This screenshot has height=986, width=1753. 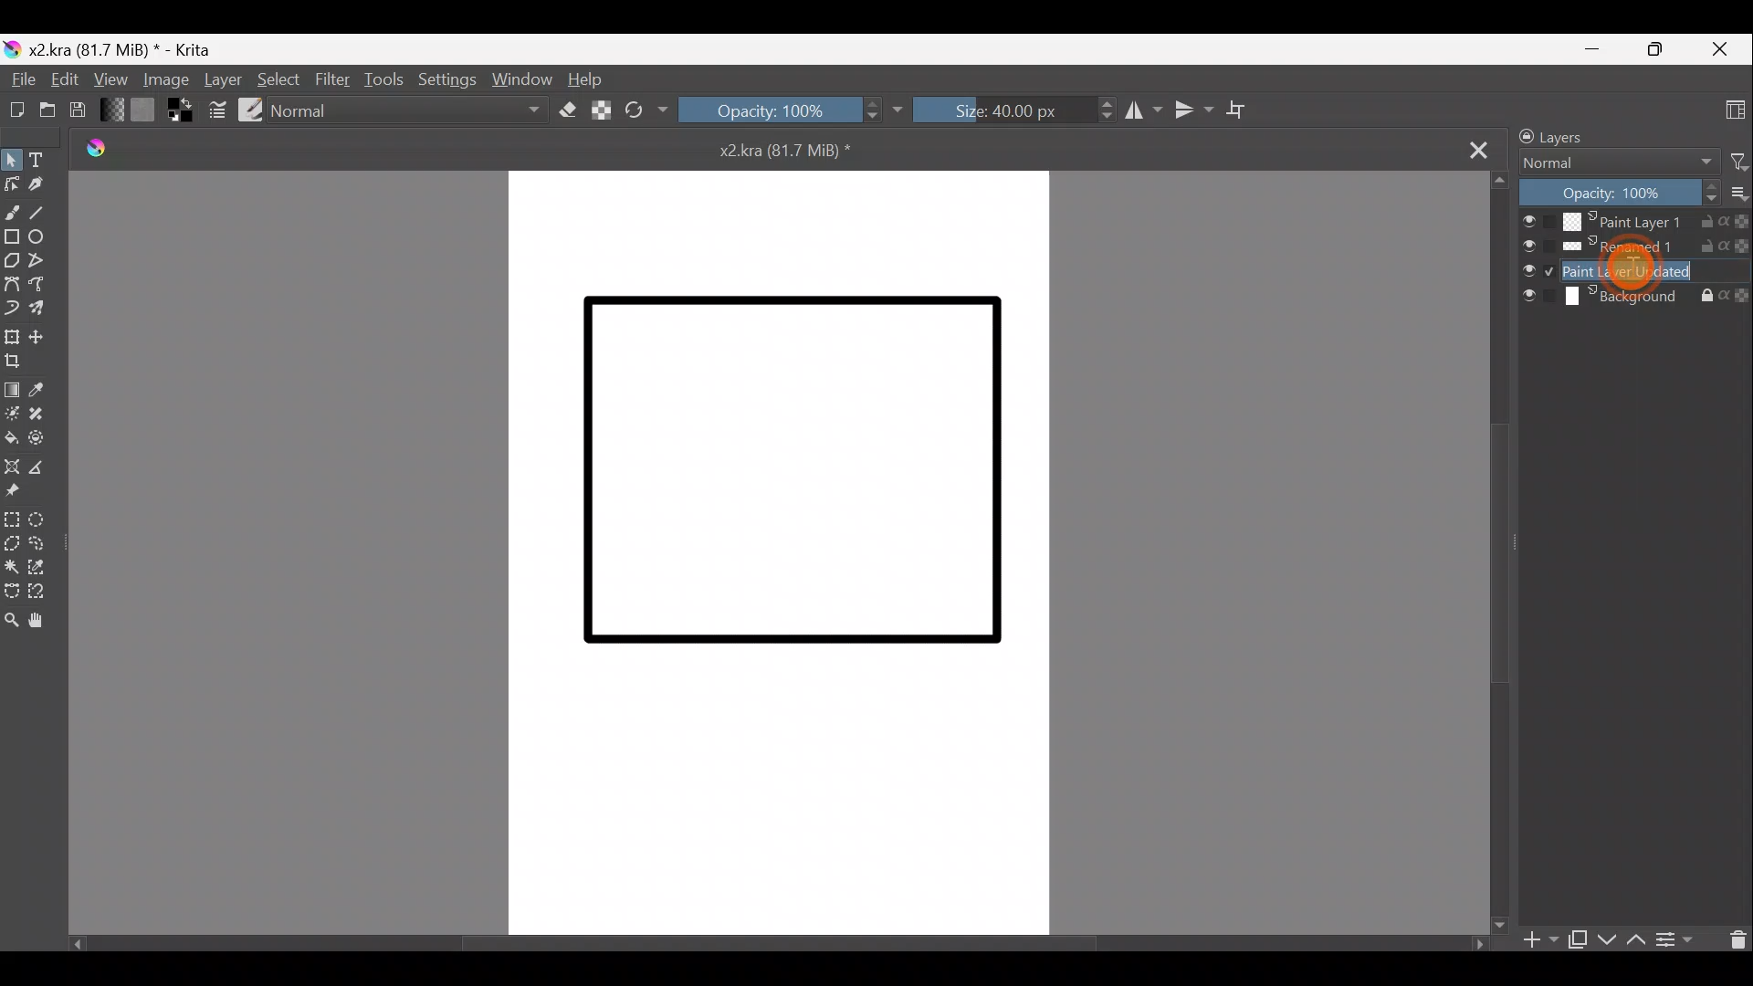 What do you see at coordinates (20, 79) in the screenshot?
I see `File` at bounding box center [20, 79].